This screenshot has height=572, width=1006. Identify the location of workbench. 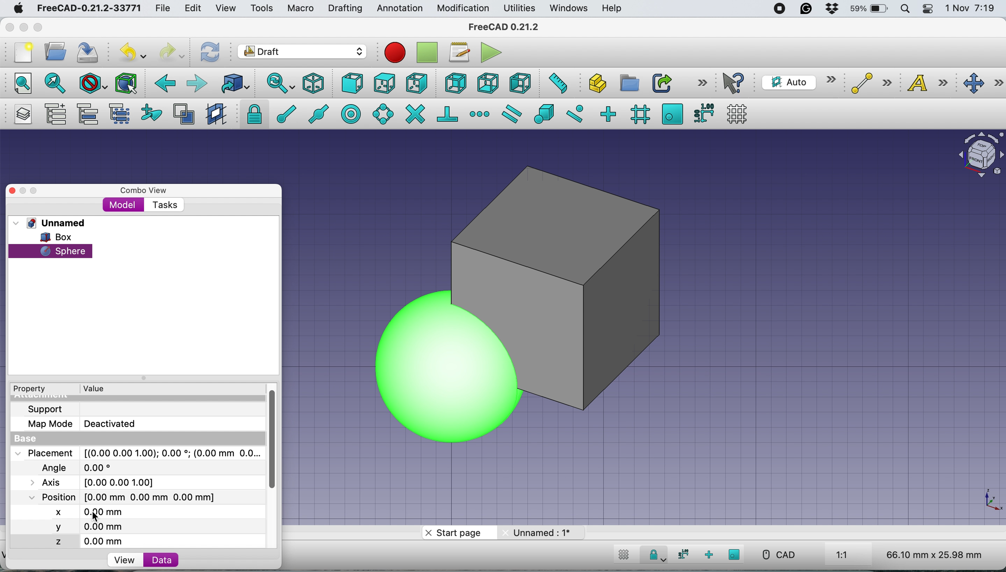
(303, 53).